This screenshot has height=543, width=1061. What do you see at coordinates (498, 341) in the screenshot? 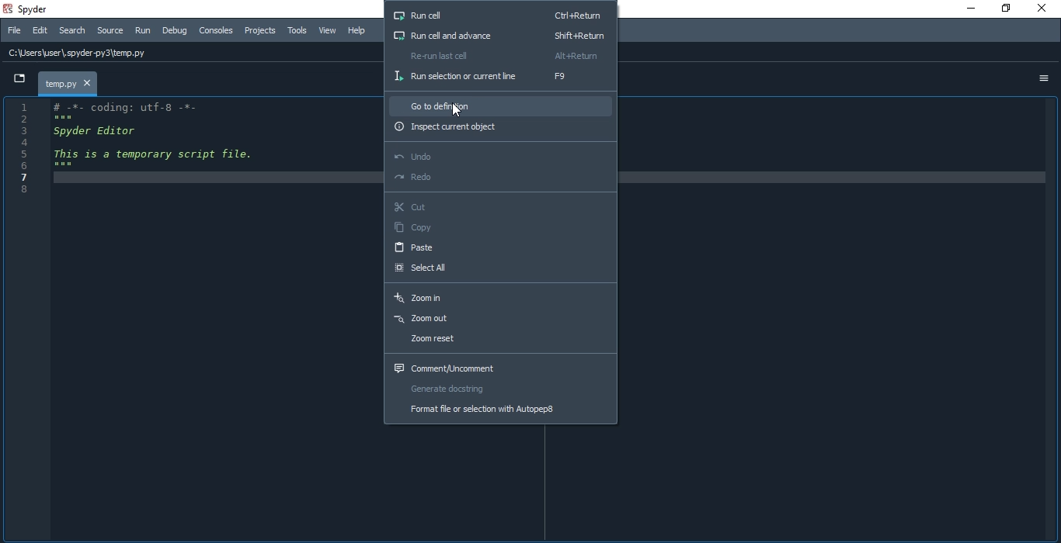
I see `Zoom reset` at bounding box center [498, 341].